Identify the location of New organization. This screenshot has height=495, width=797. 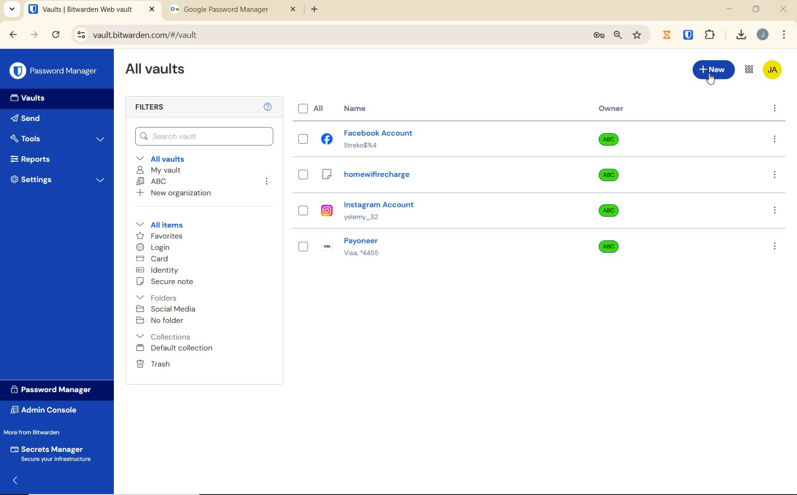
(173, 193).